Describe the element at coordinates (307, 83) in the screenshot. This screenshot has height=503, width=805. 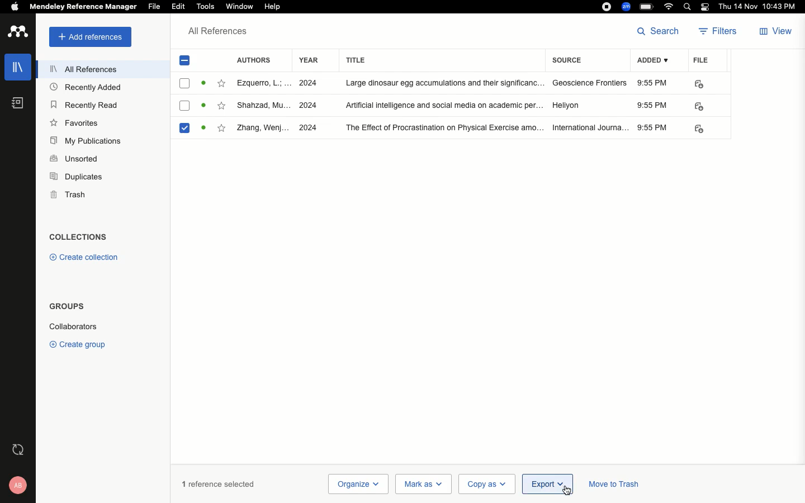
I see `2024` at that location.